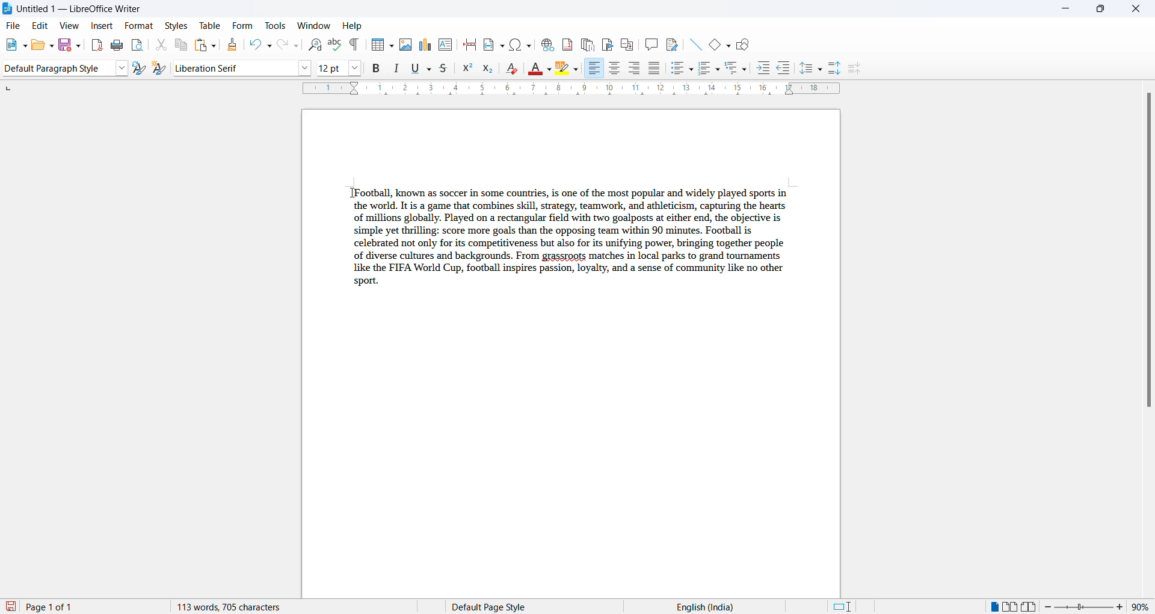  What do you see at coordinates (745, 69) in the screenshot?
I see `outline format options` at bounding box center [745, 69].